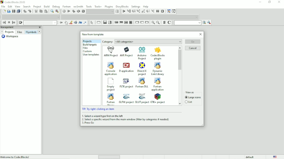 The image size is (284, 159). I want to click on Dynamic link library, so click(158, 69).